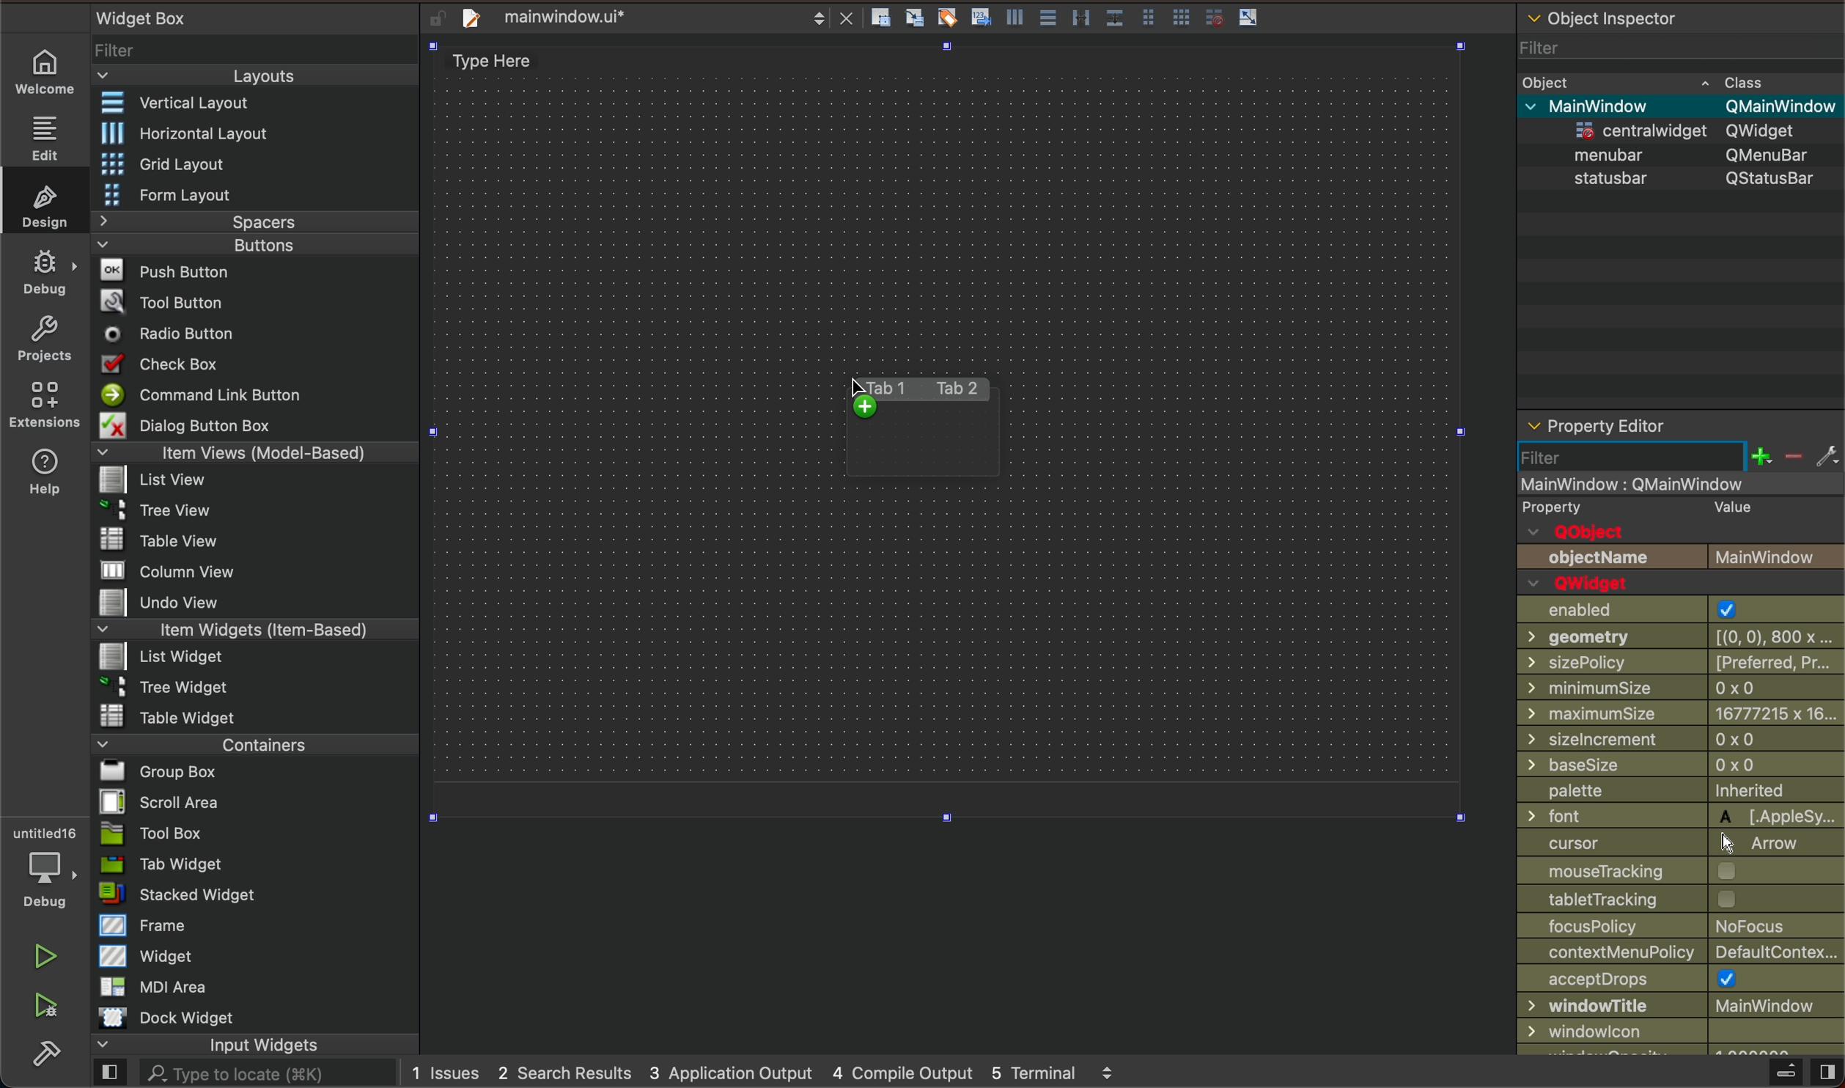  What do you see at coordinates (154, 271) in the screenshot?
I see `Push Button` at bounding box center [154, 271].